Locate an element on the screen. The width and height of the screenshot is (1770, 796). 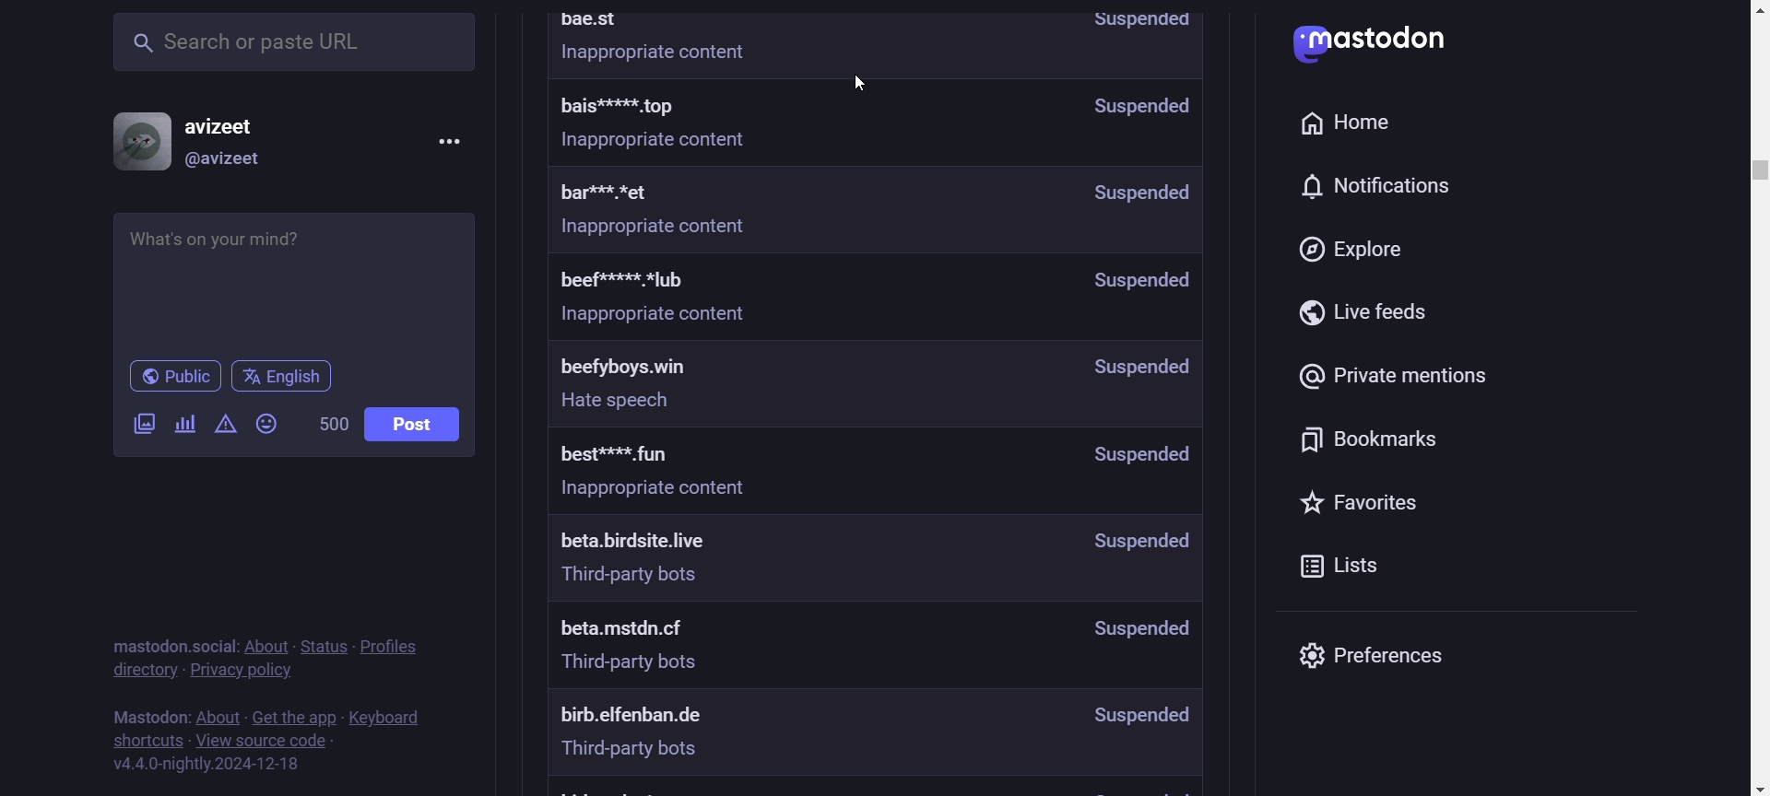
text is located at coordinates (169, 636).